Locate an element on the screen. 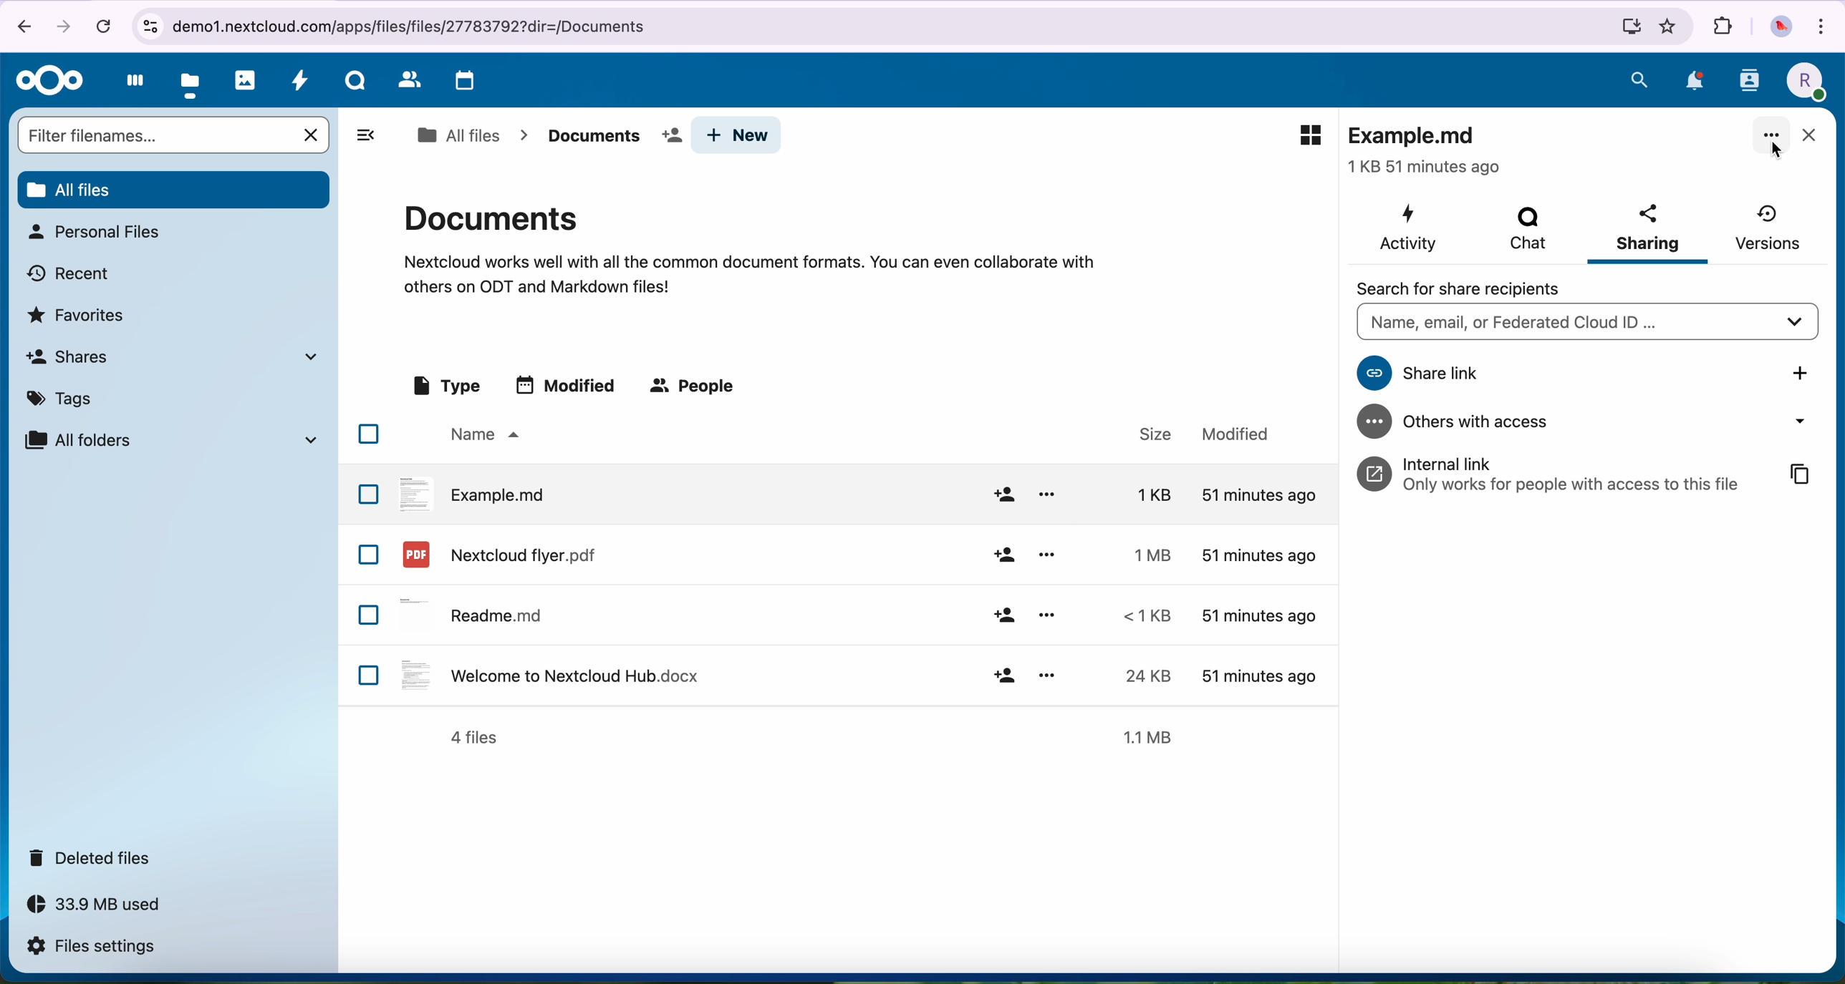 The width and height of the screenshot is (1845, 984). size is located at coordinates (1143, 615).